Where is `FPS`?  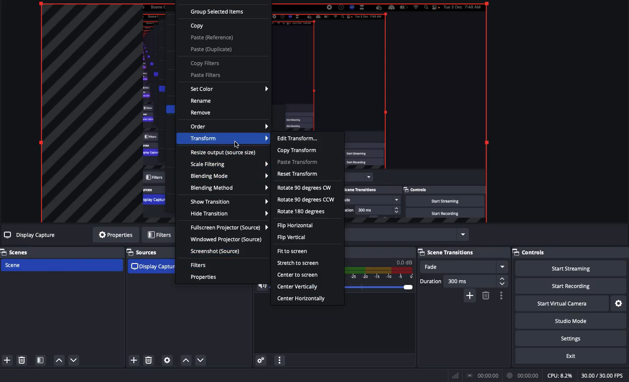 FPS is located at coordinates (604, 376).